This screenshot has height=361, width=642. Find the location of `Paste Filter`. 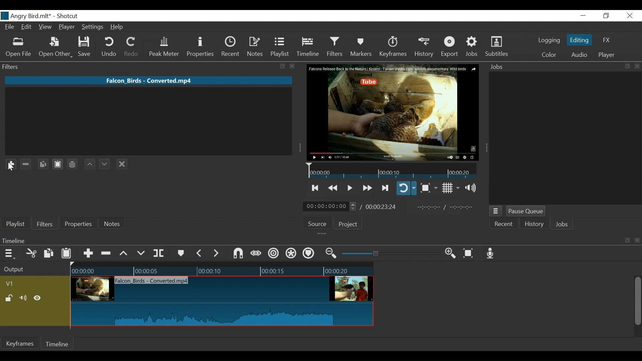

Paste Filter is located at coordinates (57, 164).